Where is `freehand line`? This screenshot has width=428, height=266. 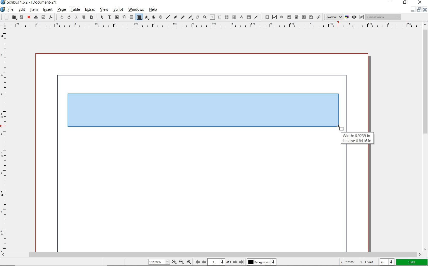
freehand line is located at coordinates (183, 17).